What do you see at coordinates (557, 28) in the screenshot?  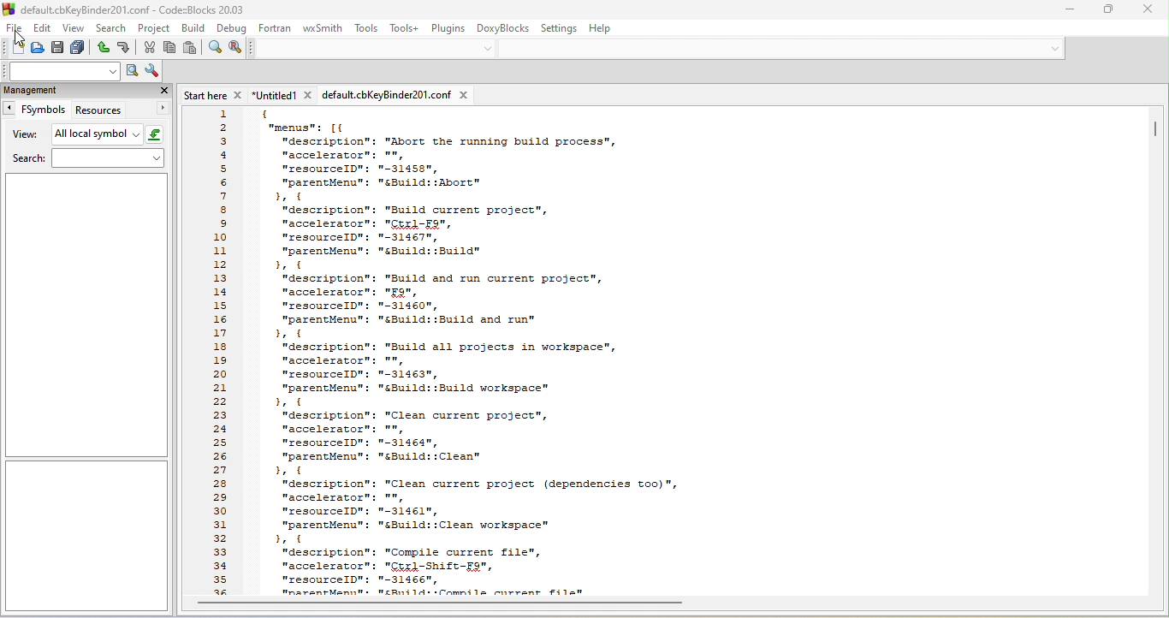 I see `settings` at bounding box center [557, 28].